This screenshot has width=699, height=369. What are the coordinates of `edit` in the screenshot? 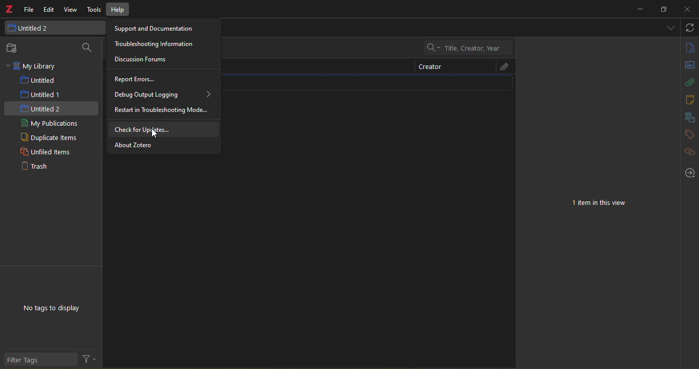 It's located at (49, 9).